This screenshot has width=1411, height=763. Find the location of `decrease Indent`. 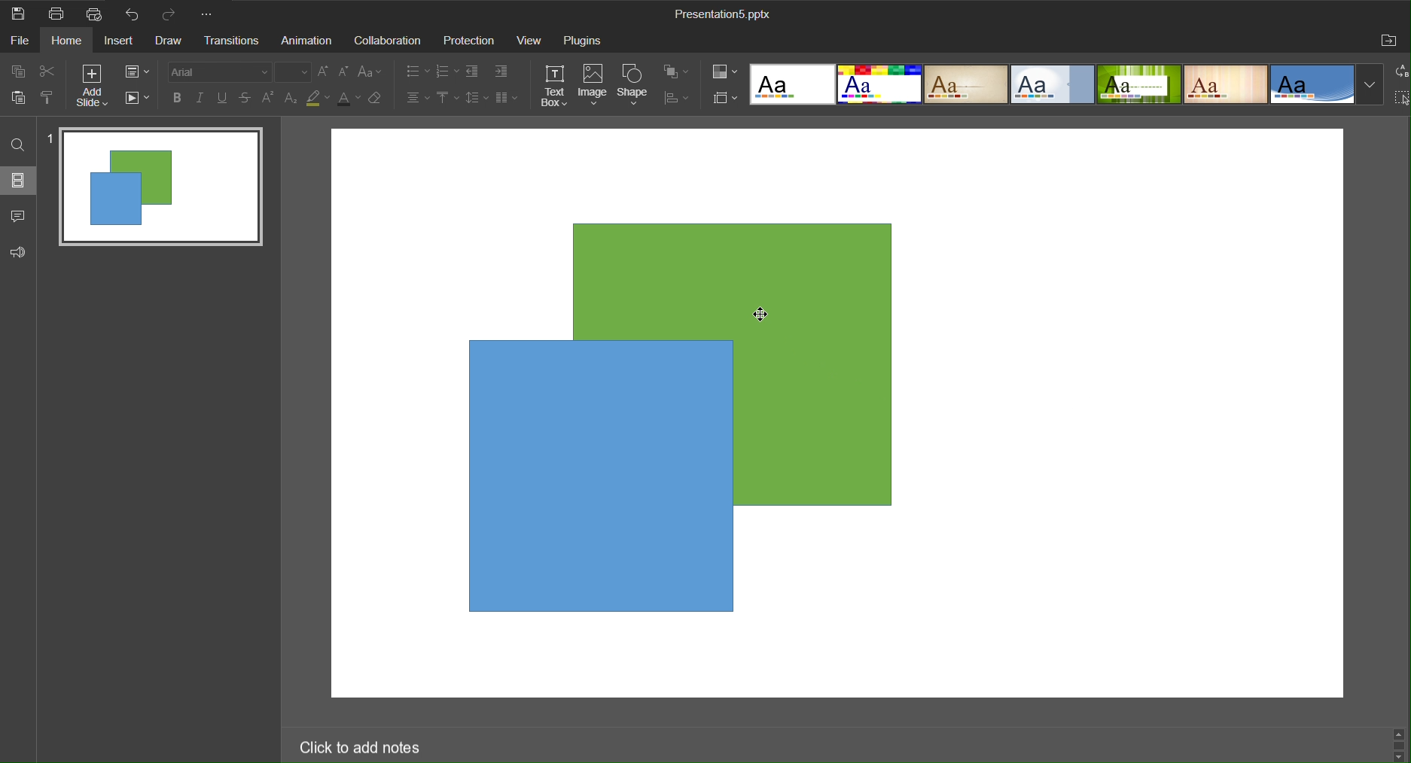

decrease Indent is located at coordinates (471, 72).